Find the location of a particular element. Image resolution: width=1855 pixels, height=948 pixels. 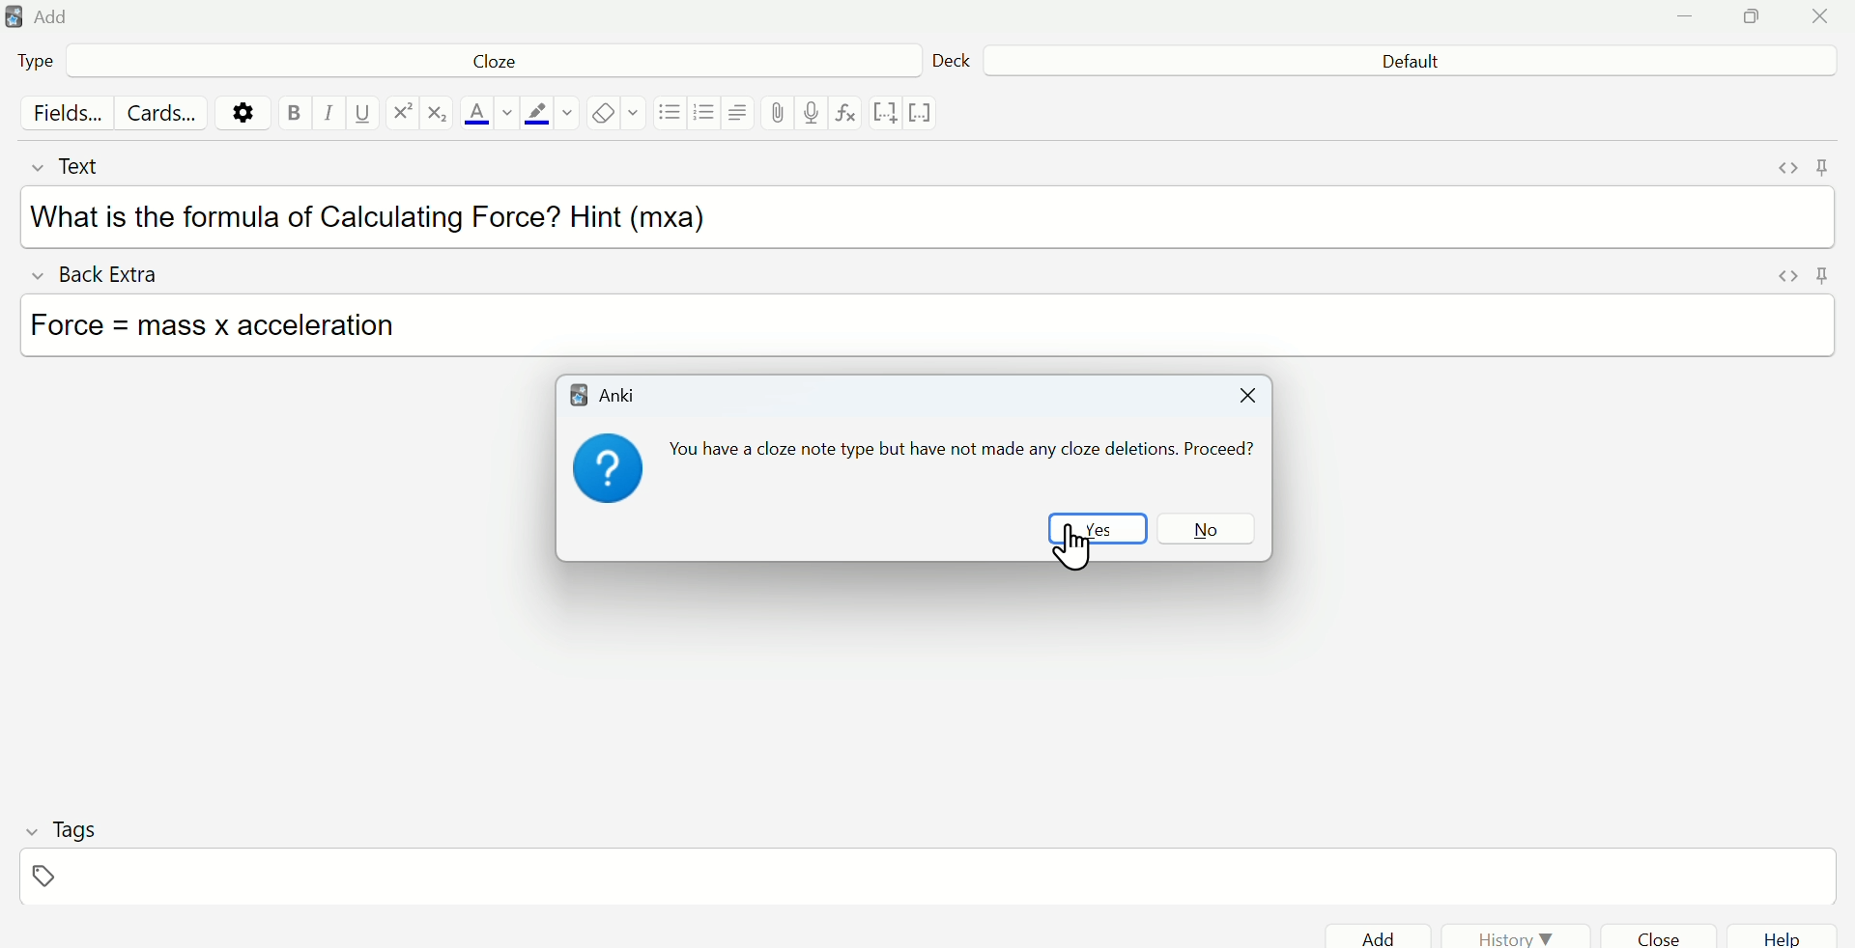

Align is located at coordinates (743, 115).